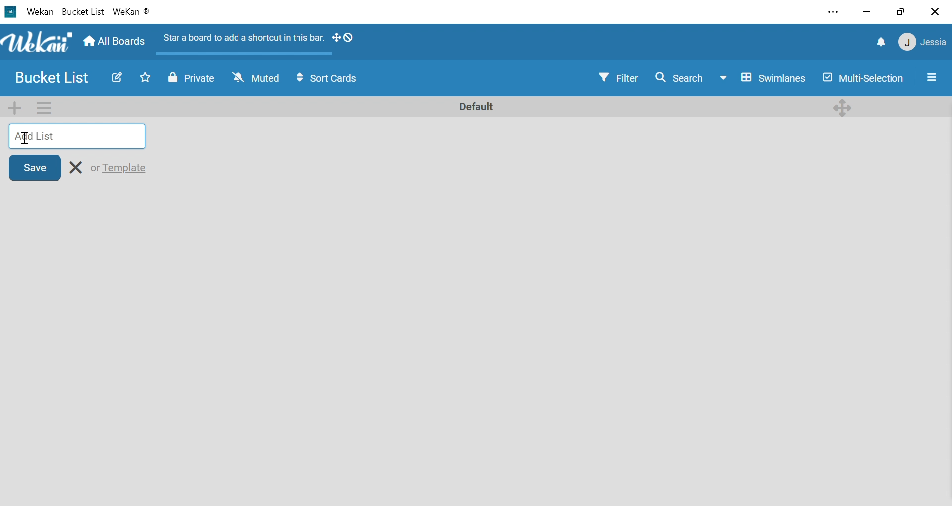  What do you see at coordinates (114, 42) in the screenshot?
I see `All board- Home` at bounding box center [114, 42].